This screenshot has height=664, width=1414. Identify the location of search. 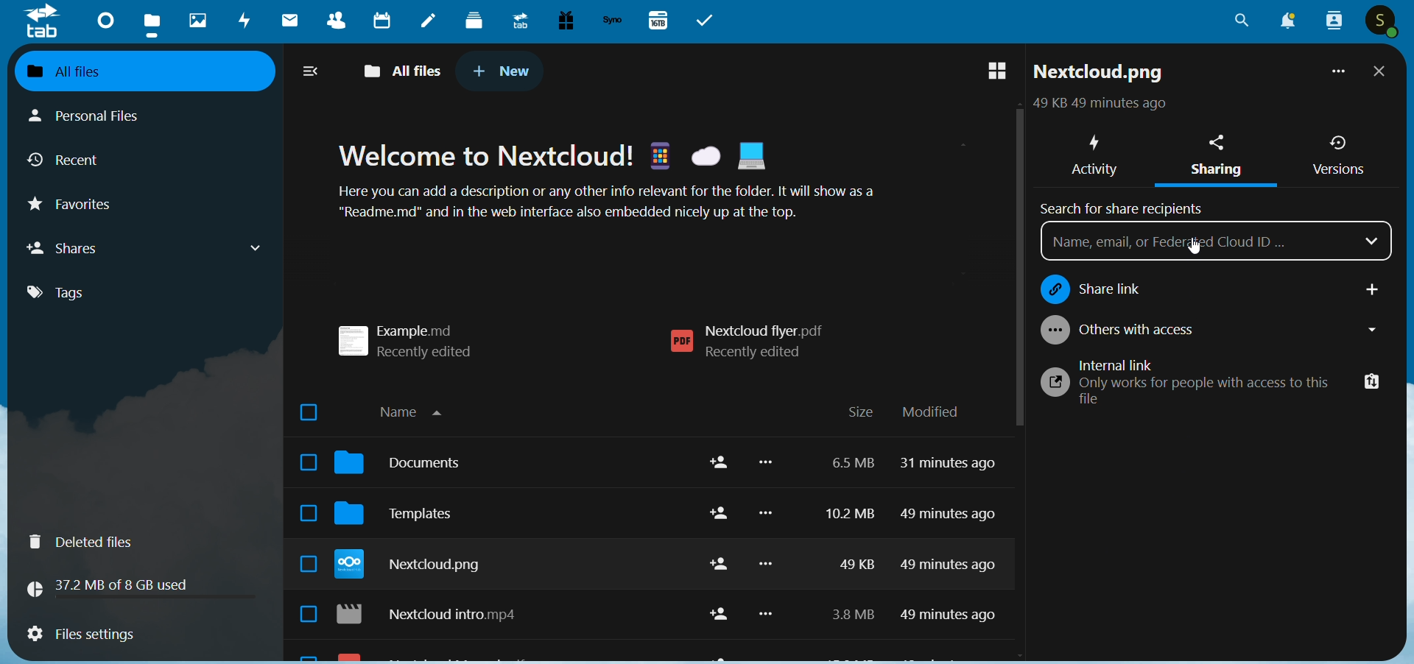
(1242, 25).